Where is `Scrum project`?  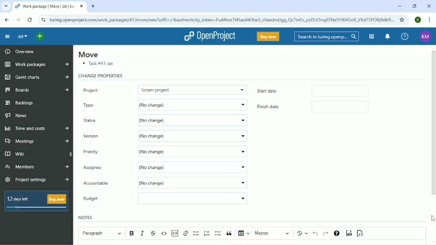 Scrum project is located at coordinates (193, 89).